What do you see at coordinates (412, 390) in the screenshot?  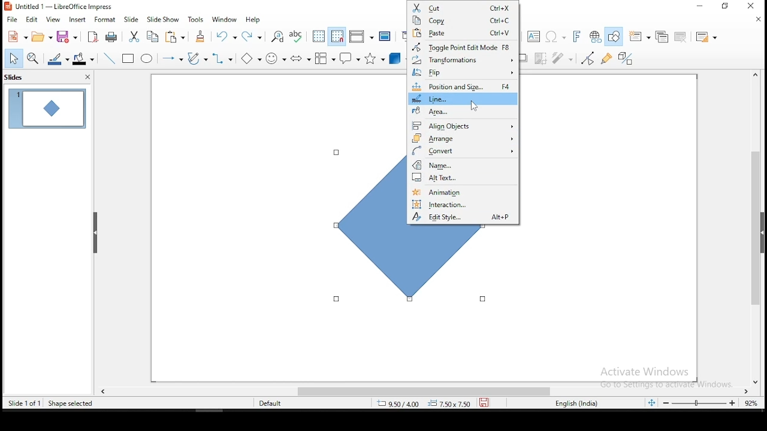 I see `scroll bar` at bounding box center [412, 390].